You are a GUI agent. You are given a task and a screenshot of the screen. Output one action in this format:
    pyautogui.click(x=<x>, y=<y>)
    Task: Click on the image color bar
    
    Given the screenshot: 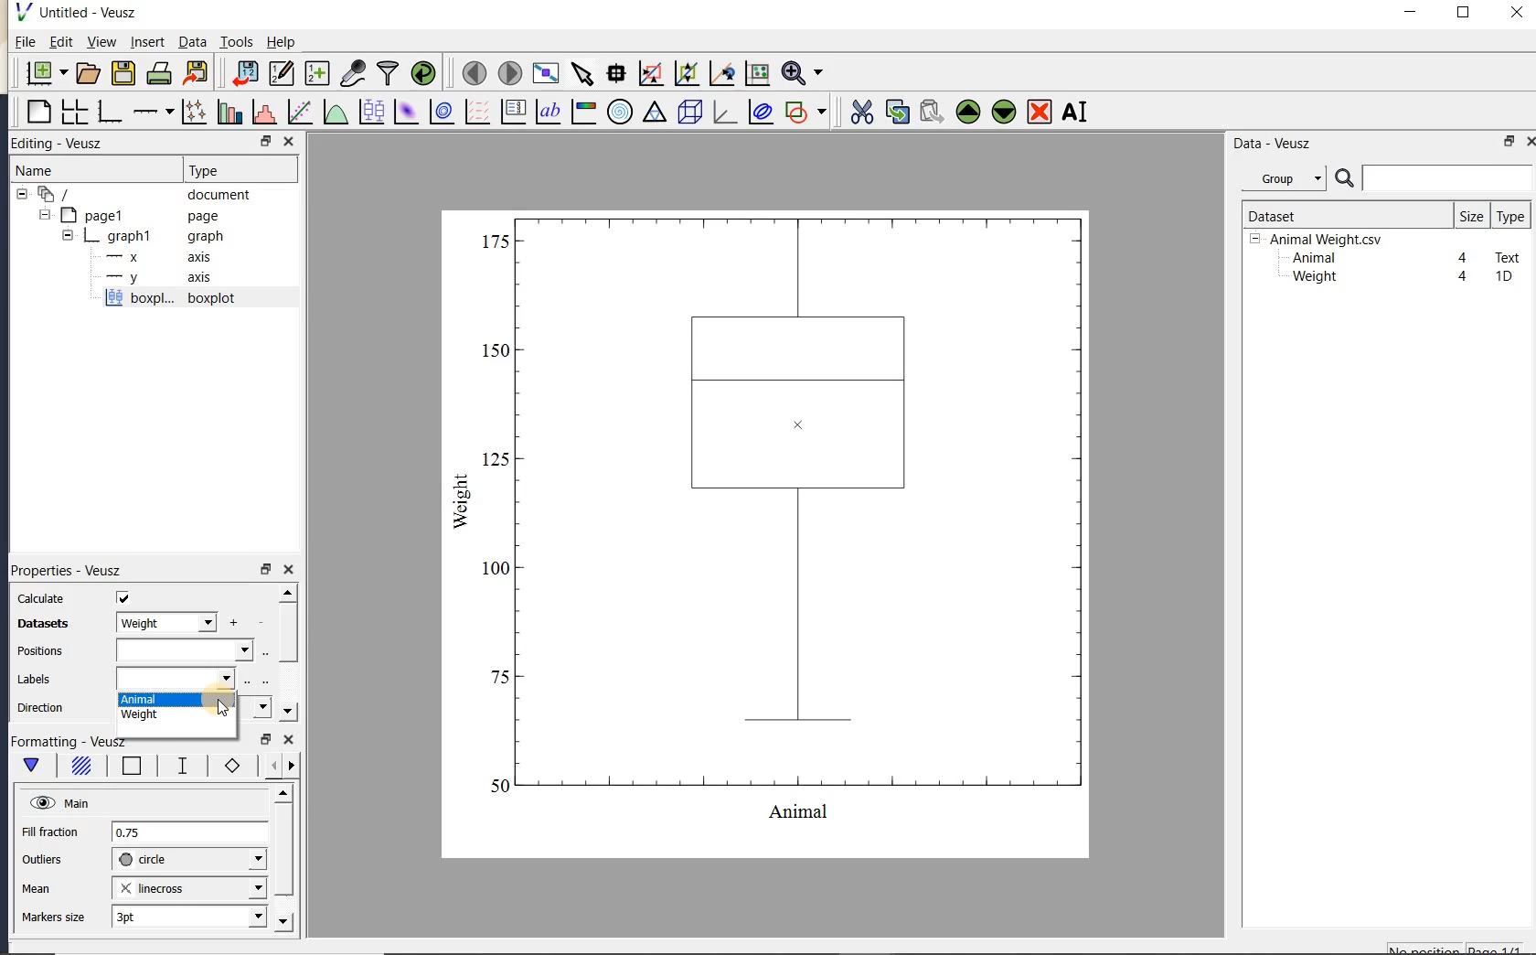 What is the action you would take?
    pyautogui.click(x=583, y=112)
    